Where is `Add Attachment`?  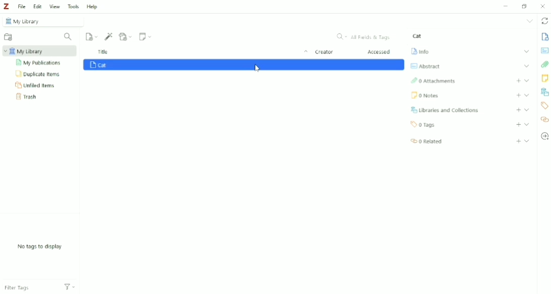
Add Attachment is located at coordinates (126, 36).